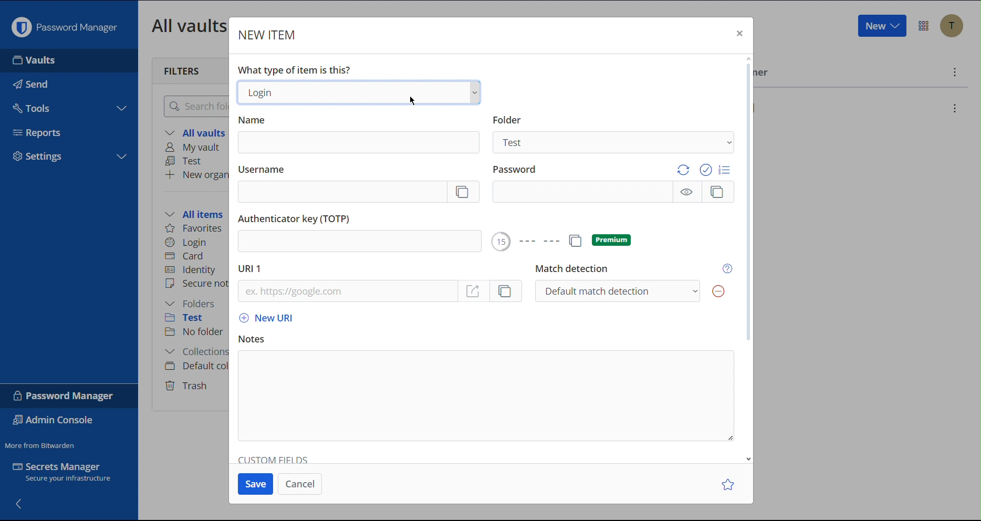 The height and width of the screenshot is (521, 981). What do you see at coordinates (192, 319) in the screenshot?
I see `Test` at bounding box center [192, 319].